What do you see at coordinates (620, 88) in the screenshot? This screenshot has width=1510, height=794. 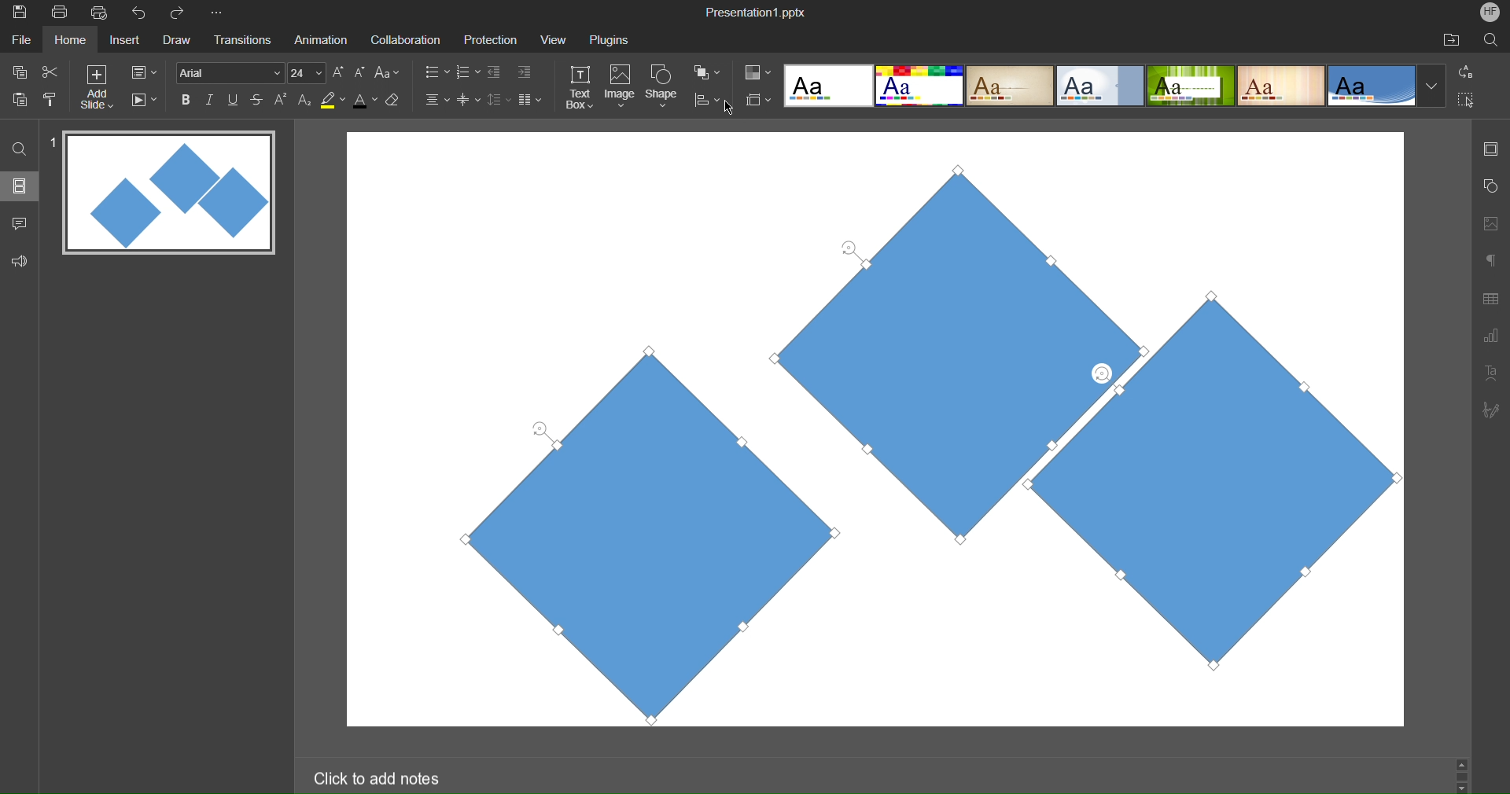 I see `Image` at bounding box center [620, 88].